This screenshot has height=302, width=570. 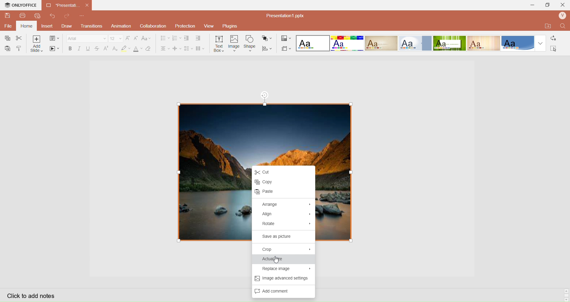 I want to click on Crop, so click(x=284, y=249).